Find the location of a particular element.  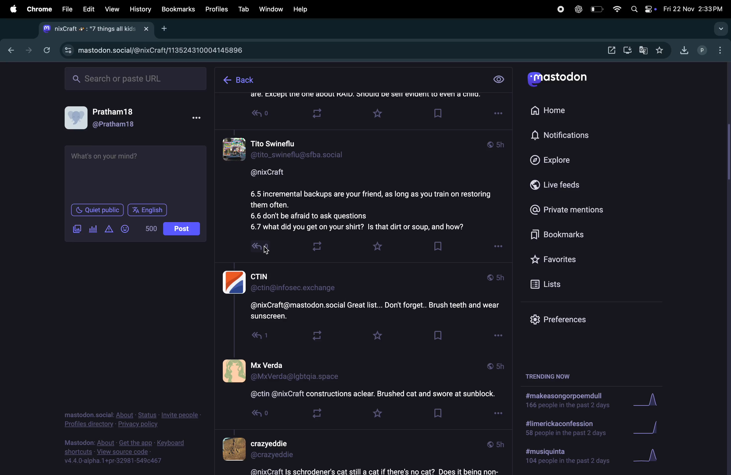

notifications is located at coordinates (563, 136).